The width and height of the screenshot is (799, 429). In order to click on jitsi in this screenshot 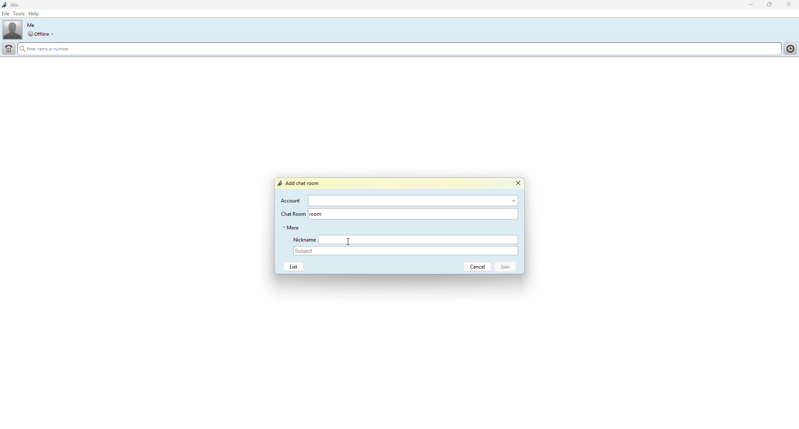, I will do `click(16, 5)`.